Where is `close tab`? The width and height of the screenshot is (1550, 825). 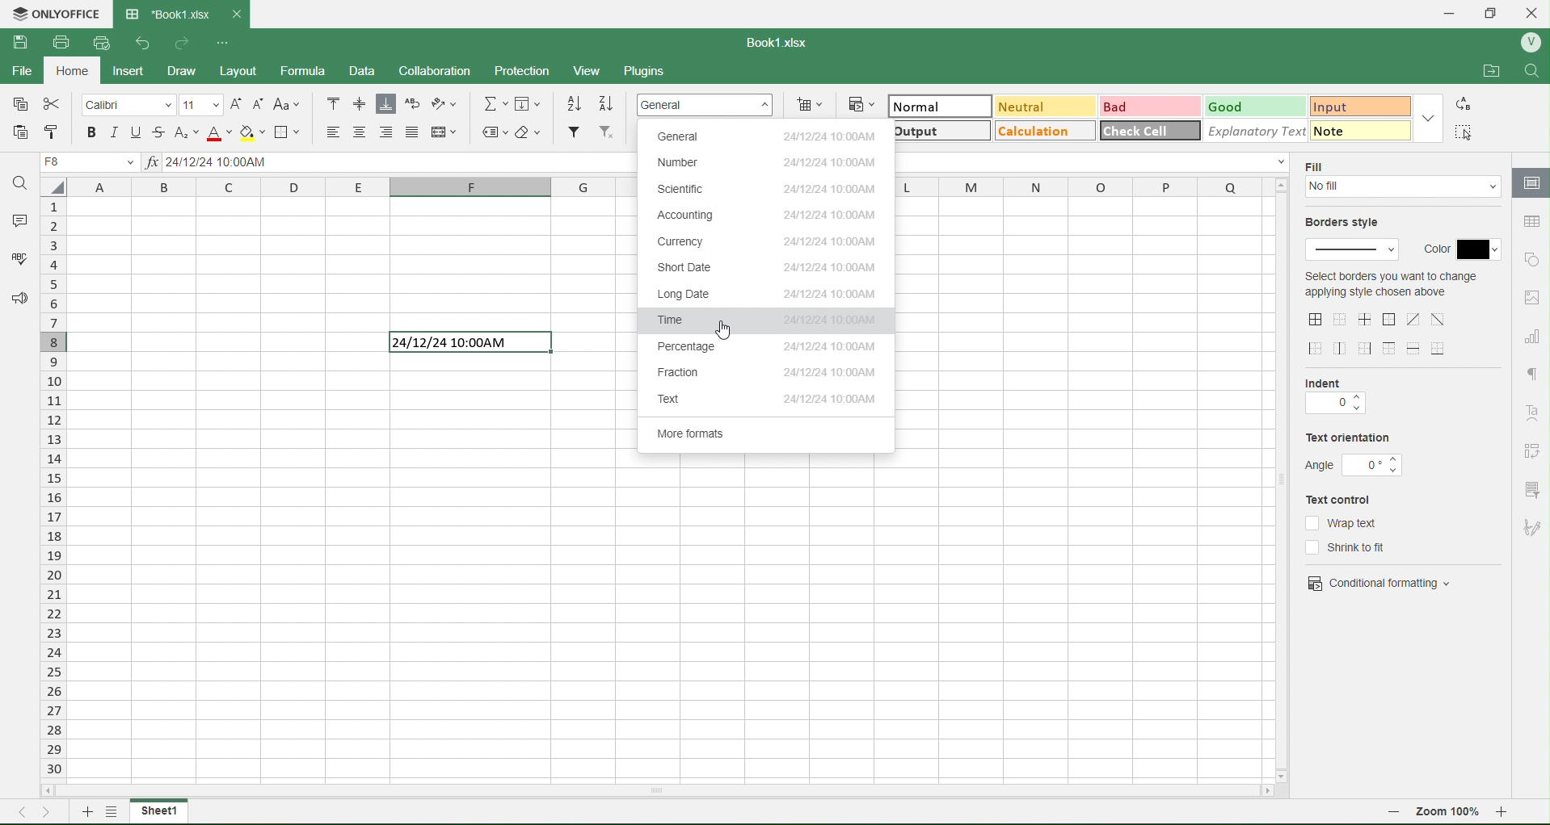
close tab is located at coordinates (242, 14).